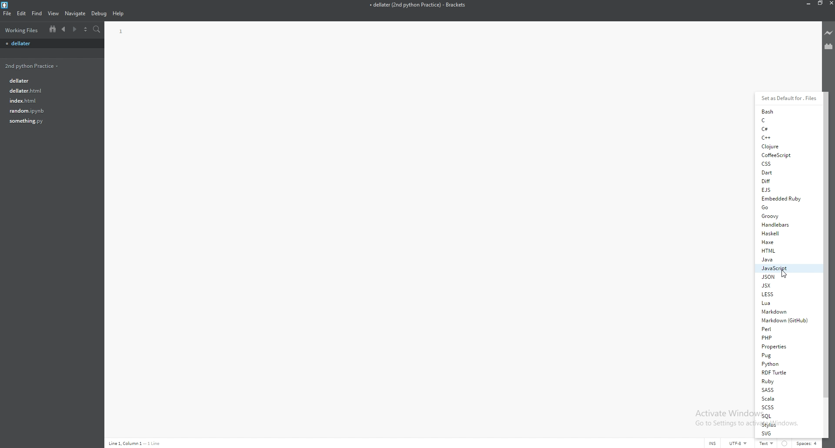  I want to click on next, so click(75, 29).